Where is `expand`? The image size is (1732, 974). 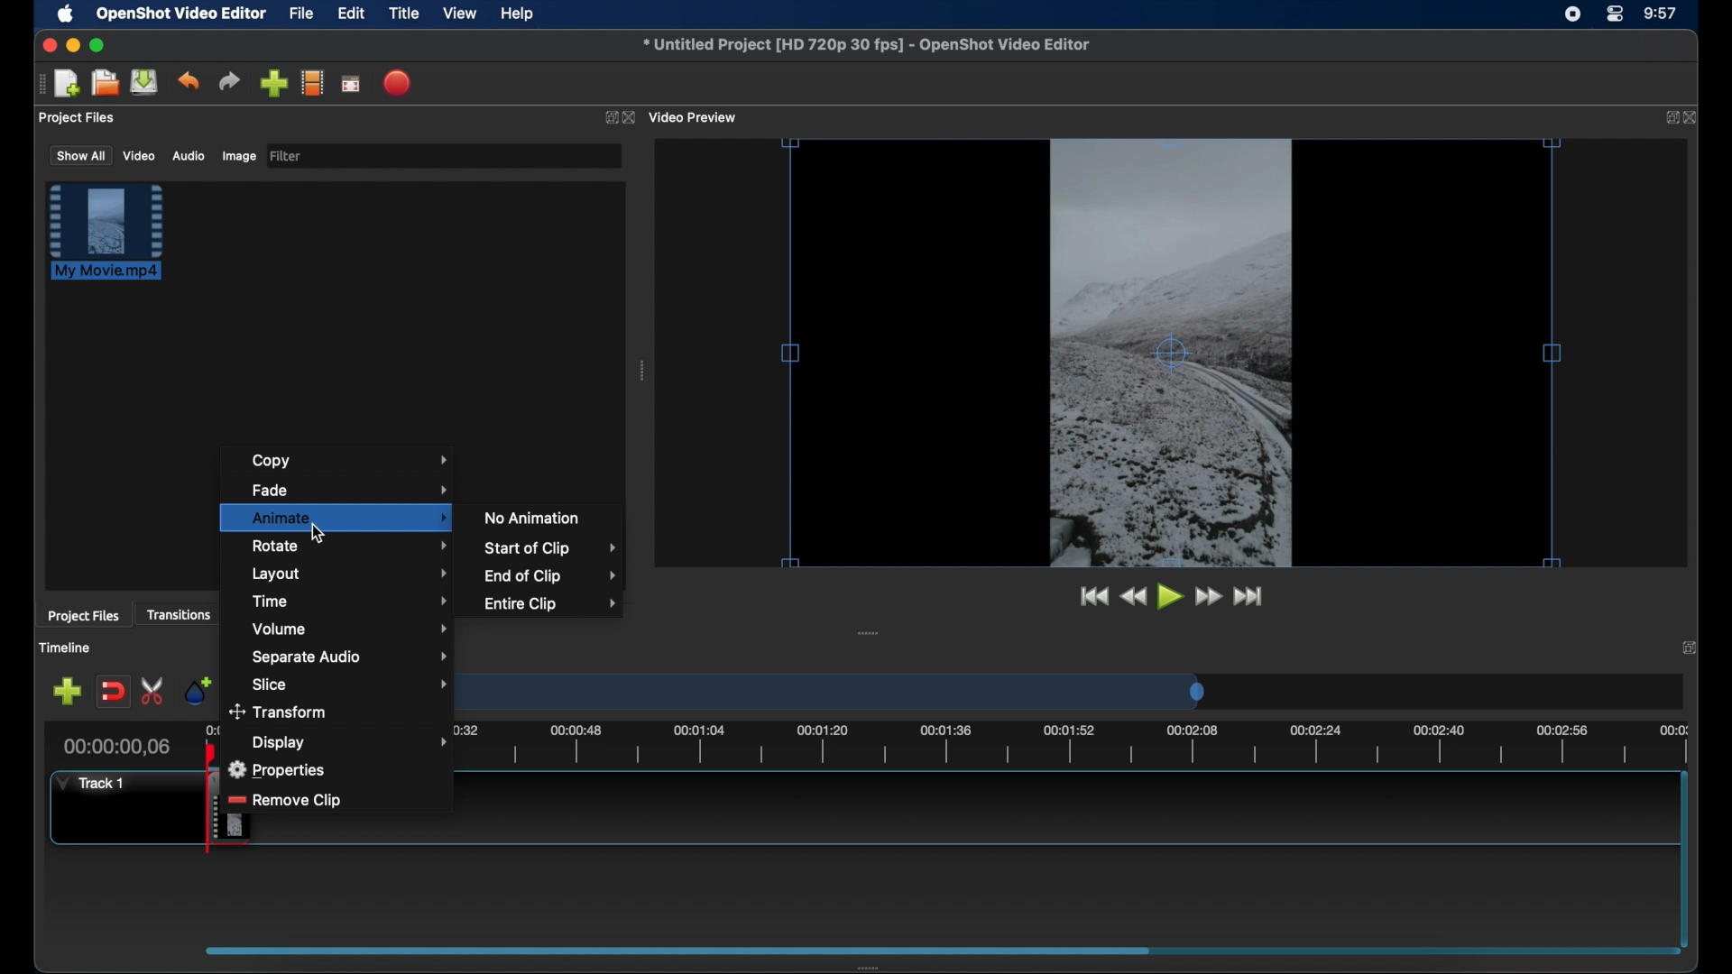 expand is located at coordinates (1666, 118).